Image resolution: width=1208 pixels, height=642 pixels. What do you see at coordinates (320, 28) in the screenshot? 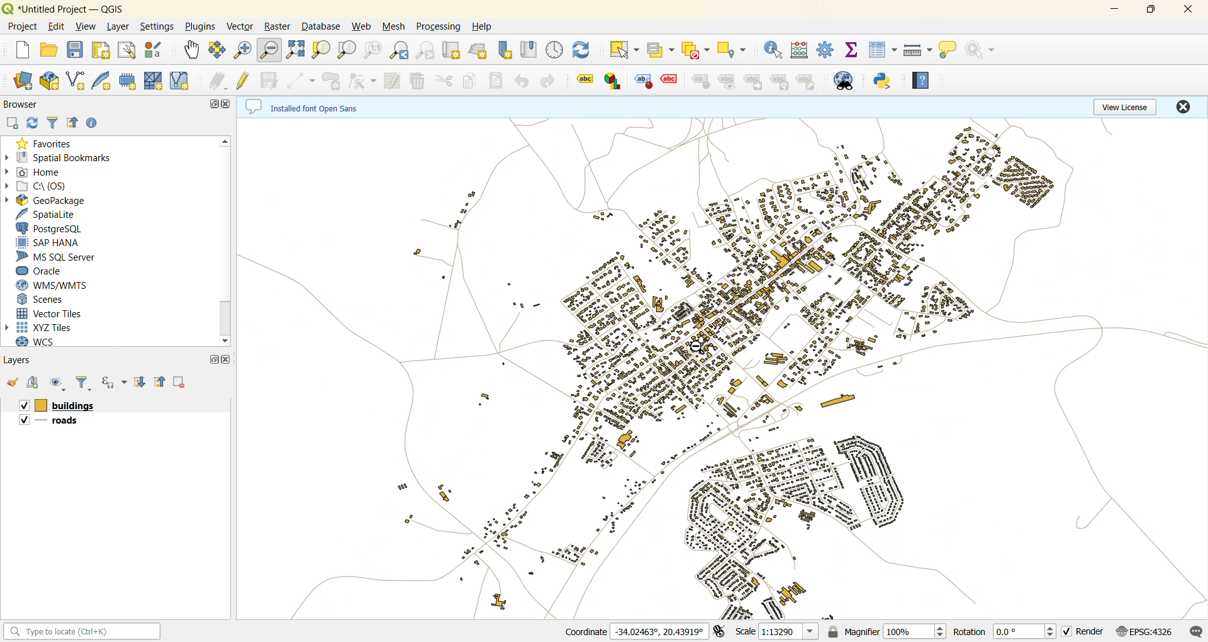
I see `database` at bounding box center [320, 28].